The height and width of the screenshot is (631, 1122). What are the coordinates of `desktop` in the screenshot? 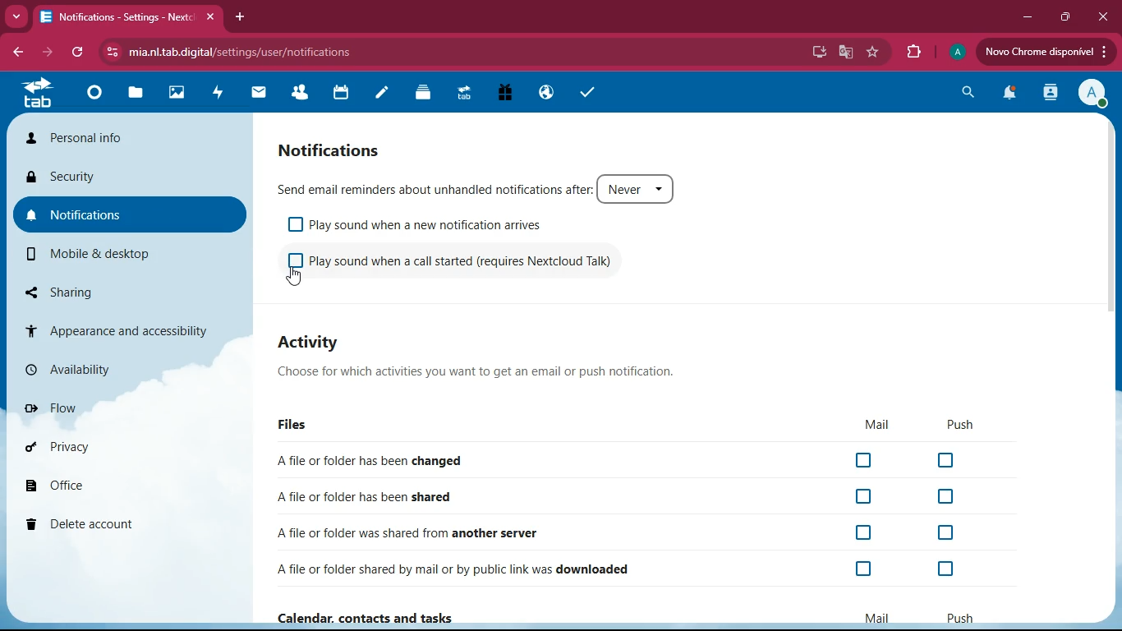 It's located at (816, 52).